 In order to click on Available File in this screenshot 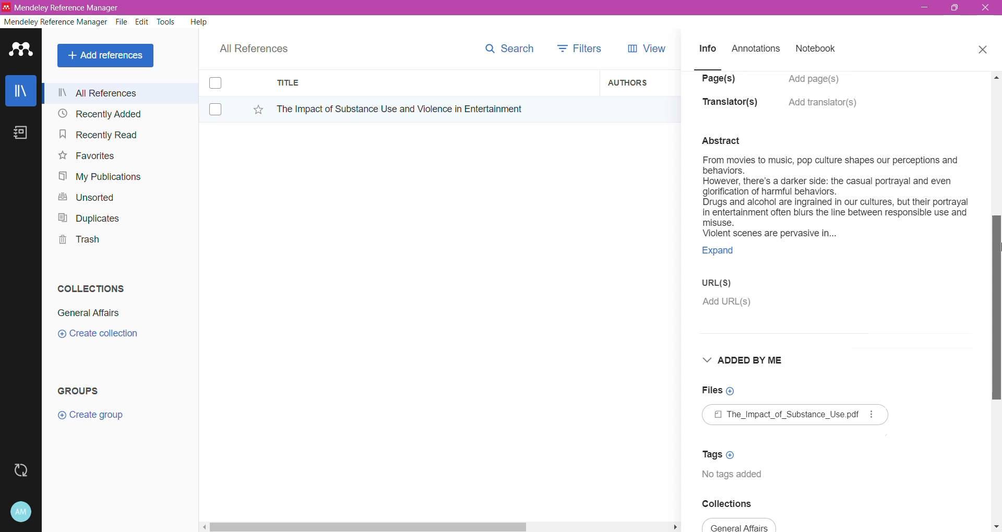, I will do `click(795, 415)`.